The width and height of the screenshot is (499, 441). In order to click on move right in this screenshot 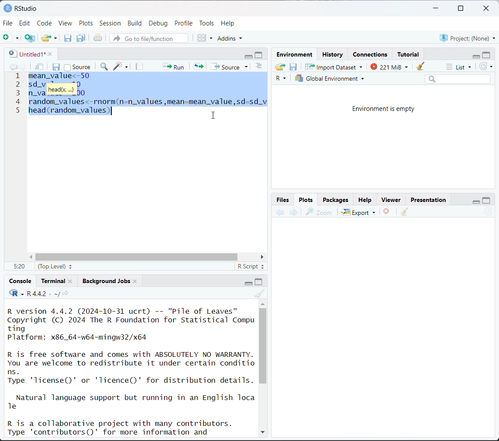, I will do `click(262, 257)`.